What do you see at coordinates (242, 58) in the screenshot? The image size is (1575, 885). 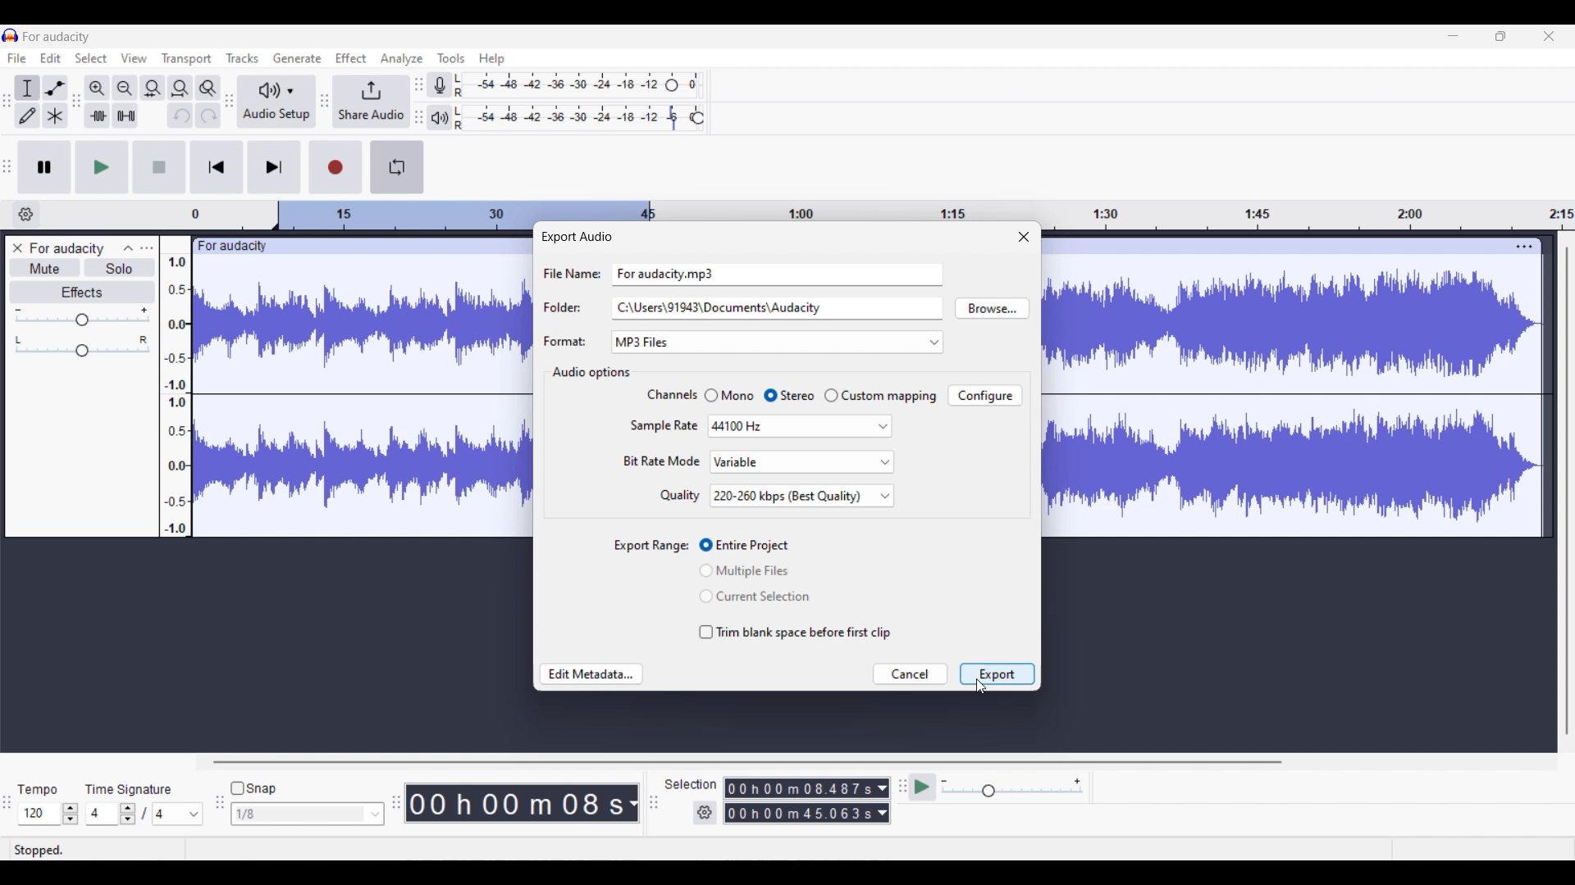 I see `Tracks menu` at bounding box center [242, 58].